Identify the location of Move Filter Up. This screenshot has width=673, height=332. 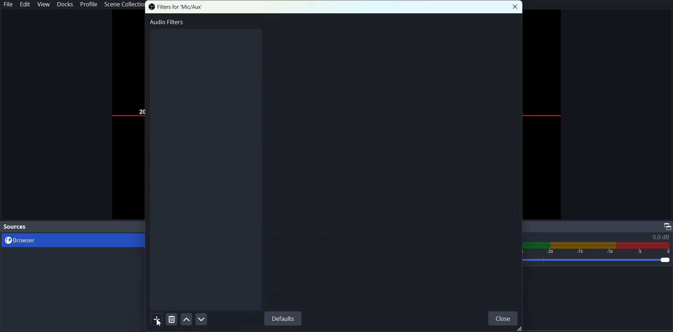
(187, 319).